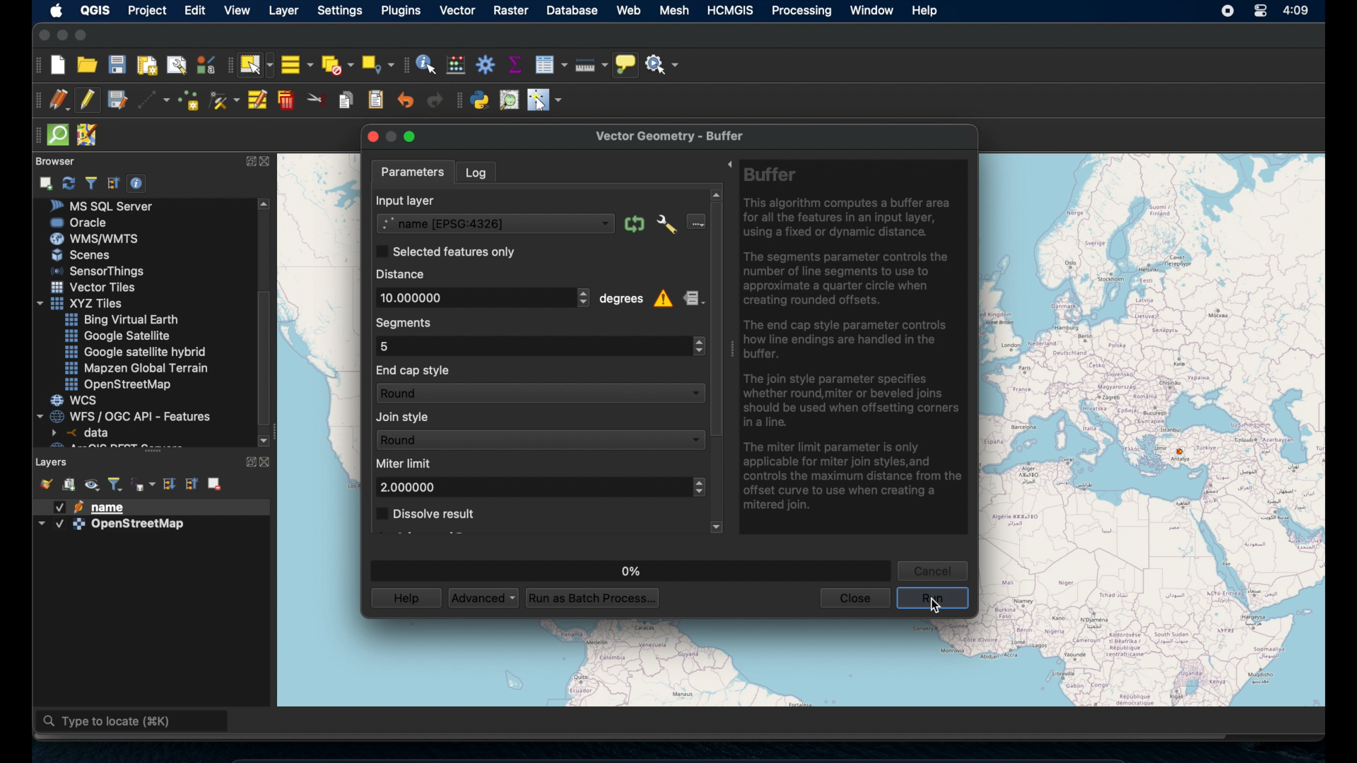 The image size is (1357, 763). I want to click on segments, so click(408, 323).